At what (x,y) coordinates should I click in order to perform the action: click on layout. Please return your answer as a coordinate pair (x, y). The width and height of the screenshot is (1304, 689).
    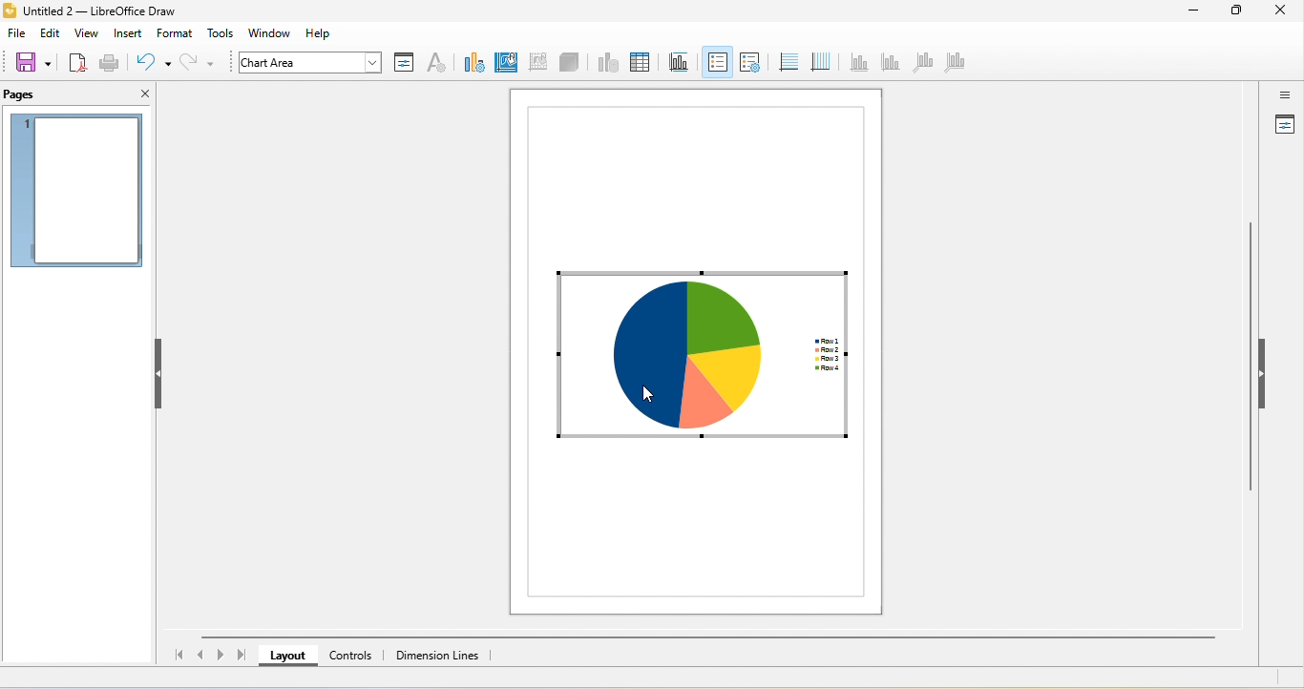
    Looking at the image, I should click on (287, 655).